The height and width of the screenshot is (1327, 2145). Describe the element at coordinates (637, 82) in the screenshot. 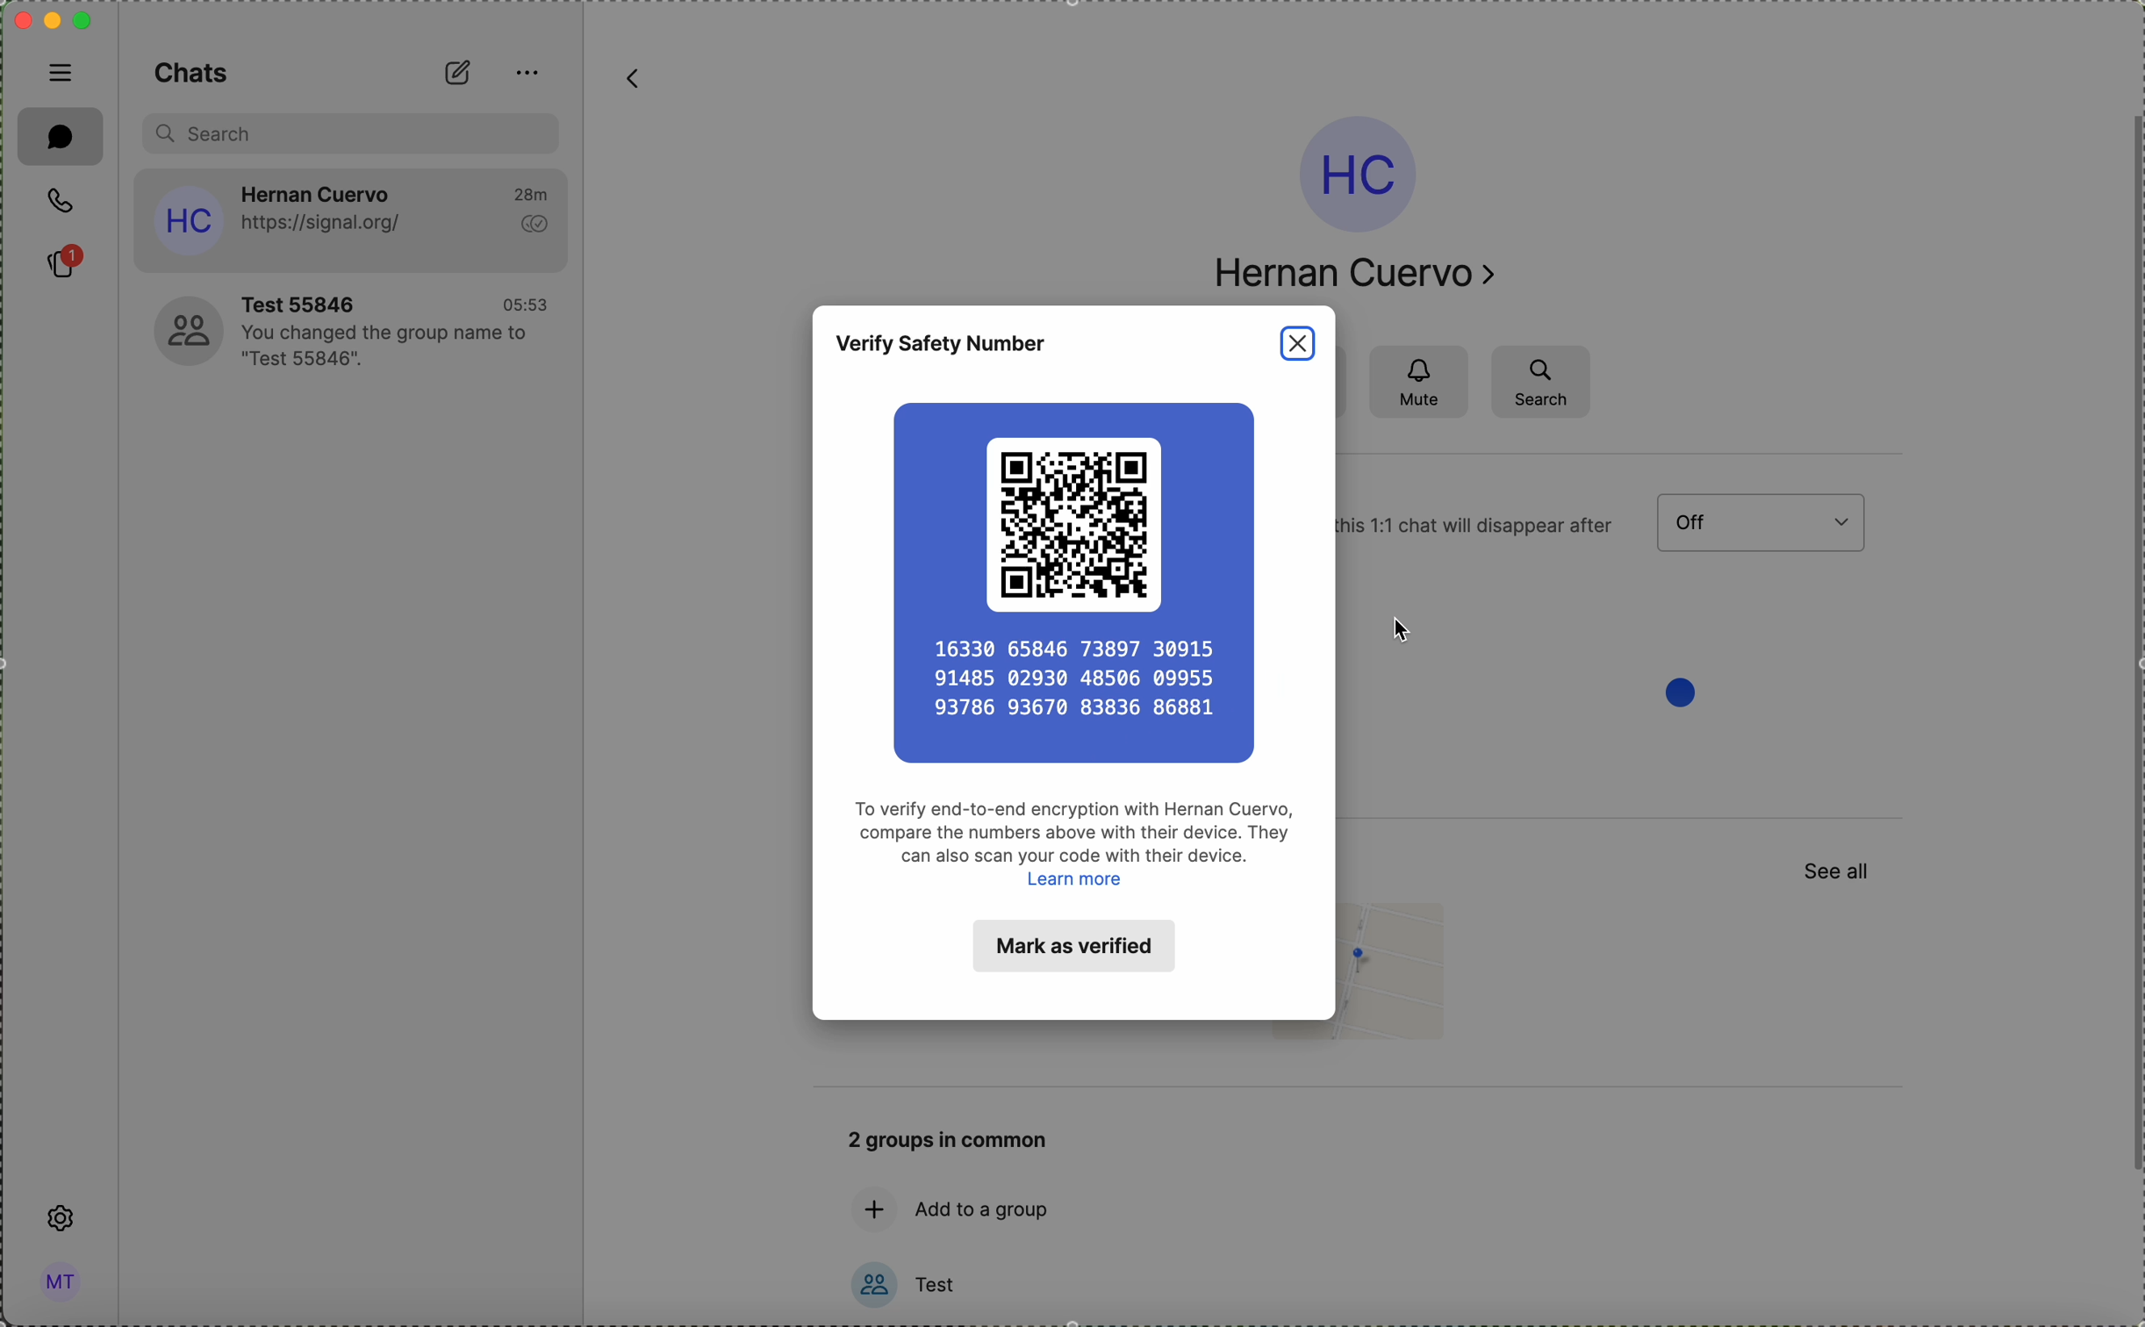

I see `back` at that location.